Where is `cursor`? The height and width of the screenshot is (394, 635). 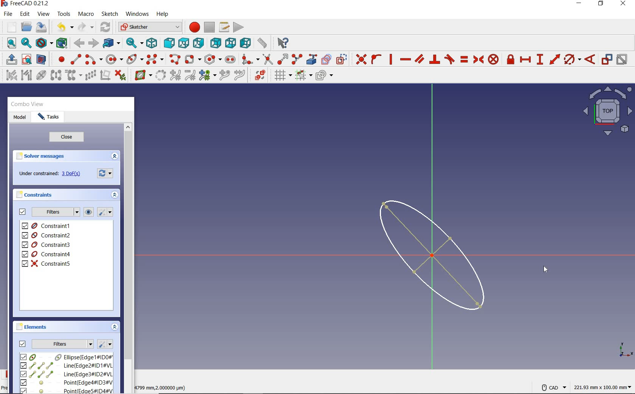 cursor is located at coordinates (545, 269).